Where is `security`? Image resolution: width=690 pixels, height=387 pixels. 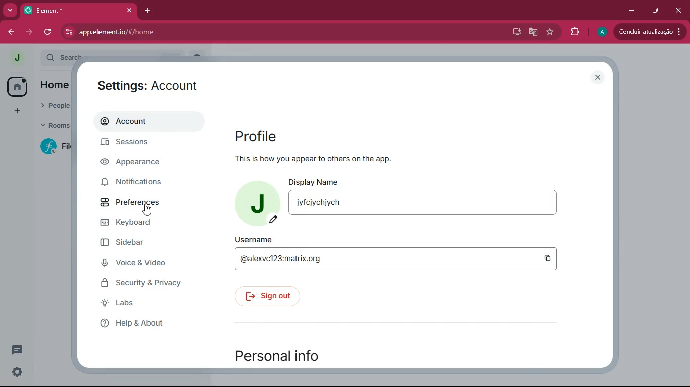 security is located at coordinates (150, 283).